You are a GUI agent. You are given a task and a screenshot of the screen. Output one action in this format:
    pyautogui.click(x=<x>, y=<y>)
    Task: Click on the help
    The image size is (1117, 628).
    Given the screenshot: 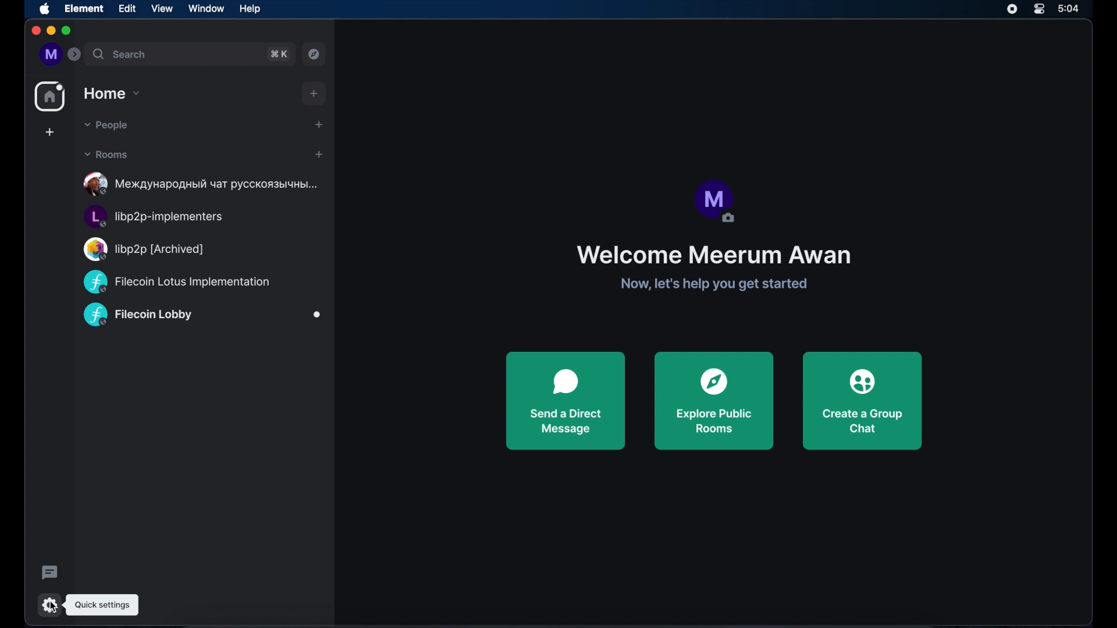 What is the action you would take?
    pyautogui.click(x=250, y=8)
    